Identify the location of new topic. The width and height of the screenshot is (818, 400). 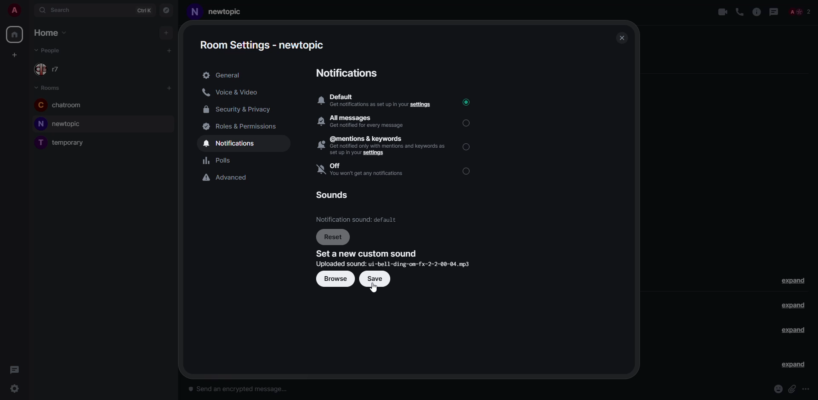
(218, 13).